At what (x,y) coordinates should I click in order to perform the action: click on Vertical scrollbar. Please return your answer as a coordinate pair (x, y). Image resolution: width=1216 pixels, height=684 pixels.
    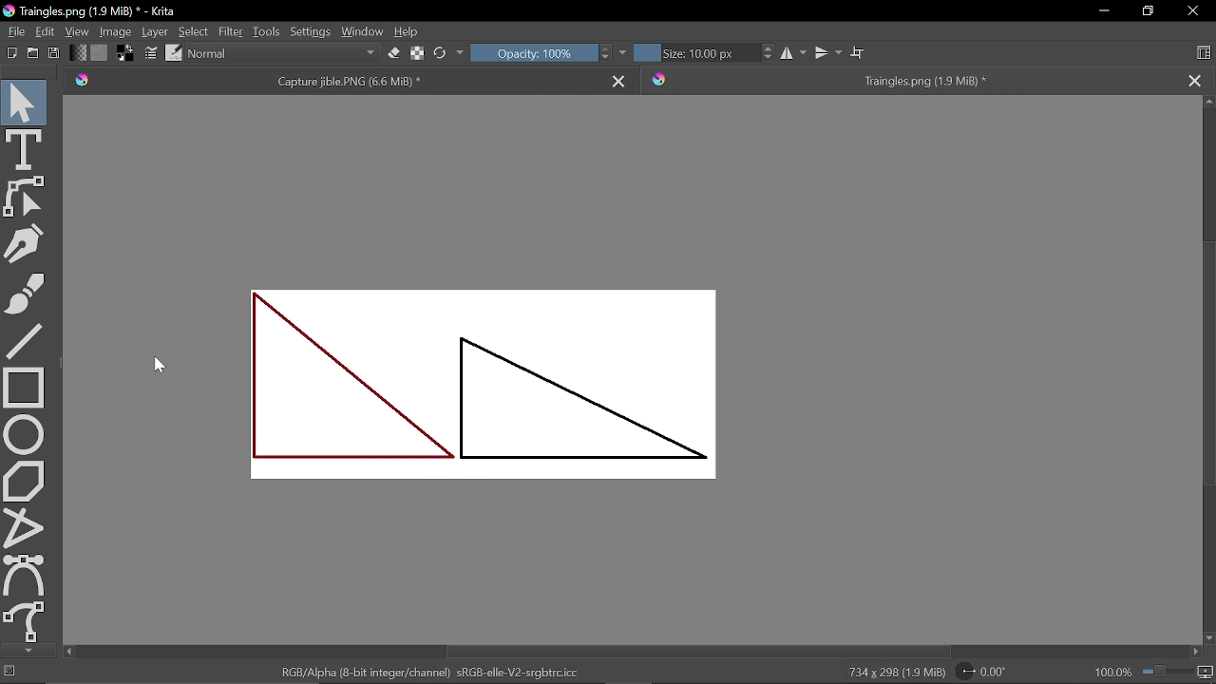
    Looking at the image, I should click on (1206, 365).